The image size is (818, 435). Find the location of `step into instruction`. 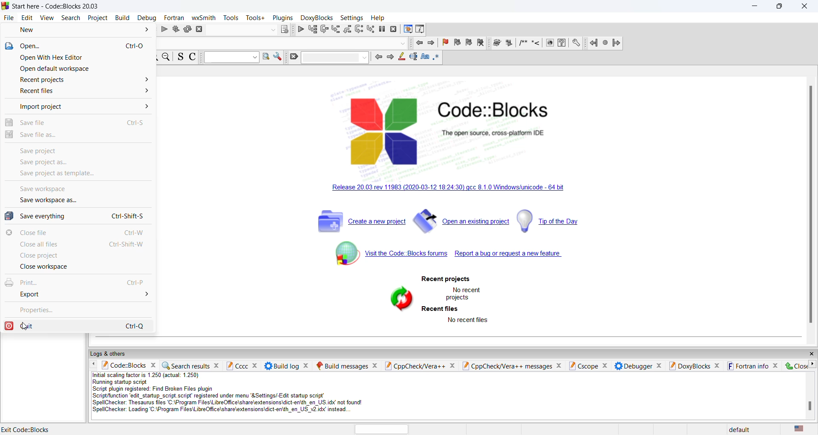

step into instruction is located at coordinates (370, 29).